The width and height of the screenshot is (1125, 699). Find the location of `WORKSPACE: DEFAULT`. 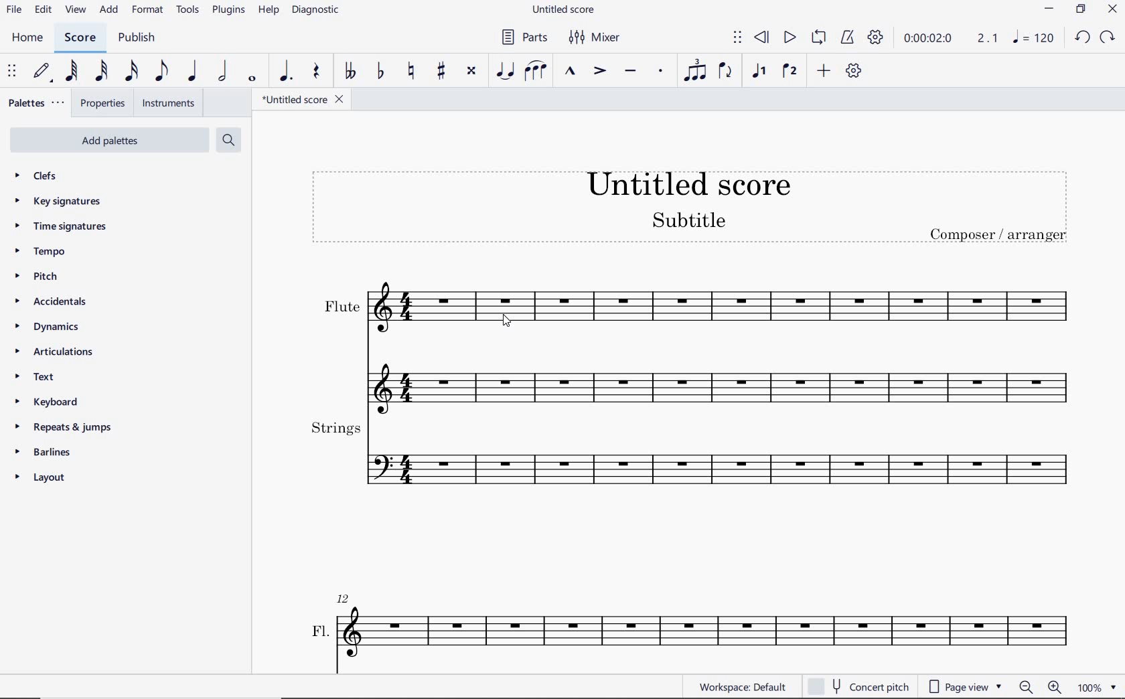

WORKSPACE: DEFAULT is located at coordinates (744, 684).